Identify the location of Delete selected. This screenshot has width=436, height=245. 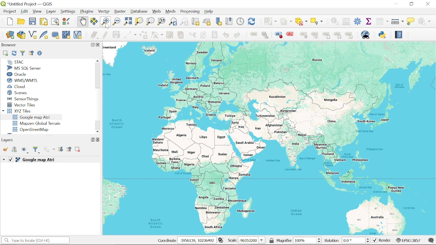
(180, 35).